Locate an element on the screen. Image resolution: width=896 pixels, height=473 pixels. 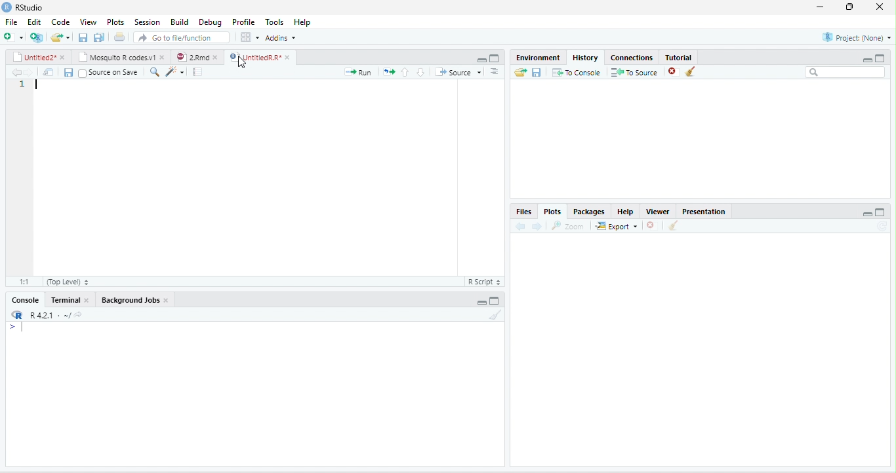
export is located at coordinates (617, 227).